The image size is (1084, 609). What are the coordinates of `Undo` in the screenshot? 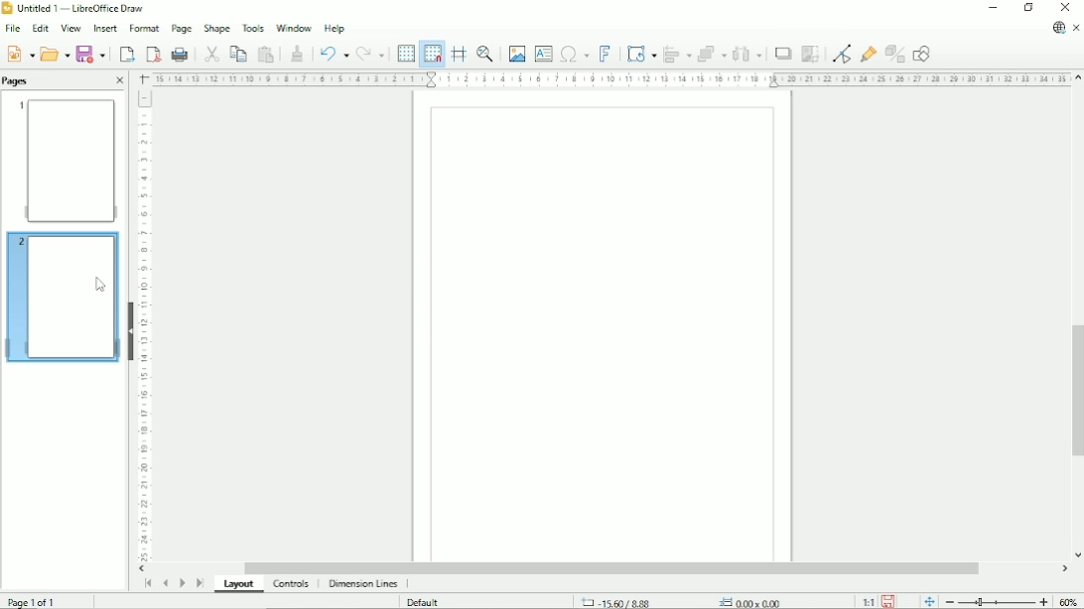 It's located at (332, 53).